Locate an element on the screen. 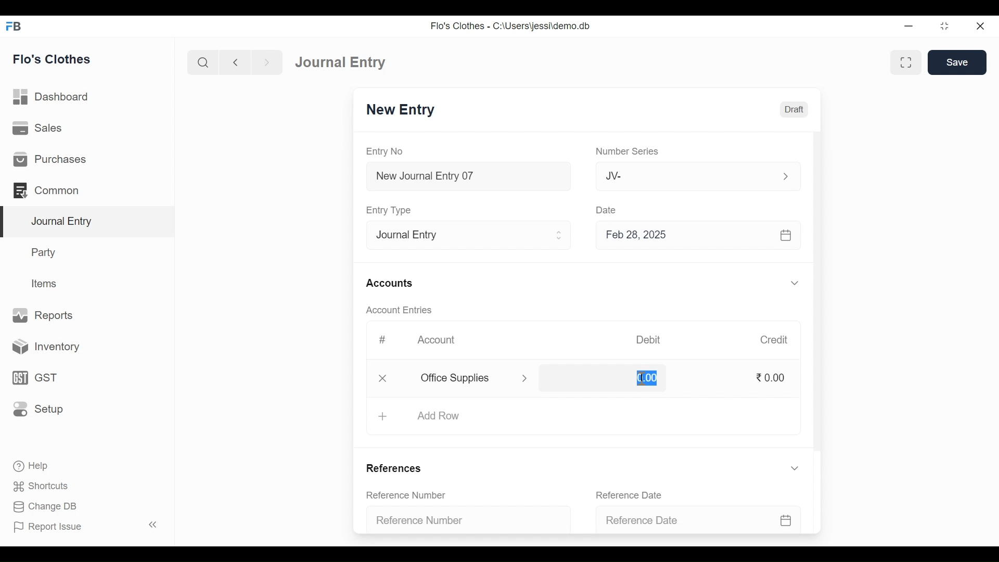  Frappe Books Desktop Icon is located at coordinates (14, 27).